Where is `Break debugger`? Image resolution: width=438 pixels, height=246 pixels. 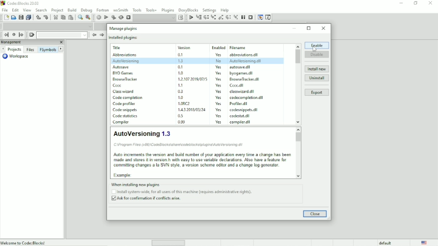 Break debugger is located at coordinates (243, 17).